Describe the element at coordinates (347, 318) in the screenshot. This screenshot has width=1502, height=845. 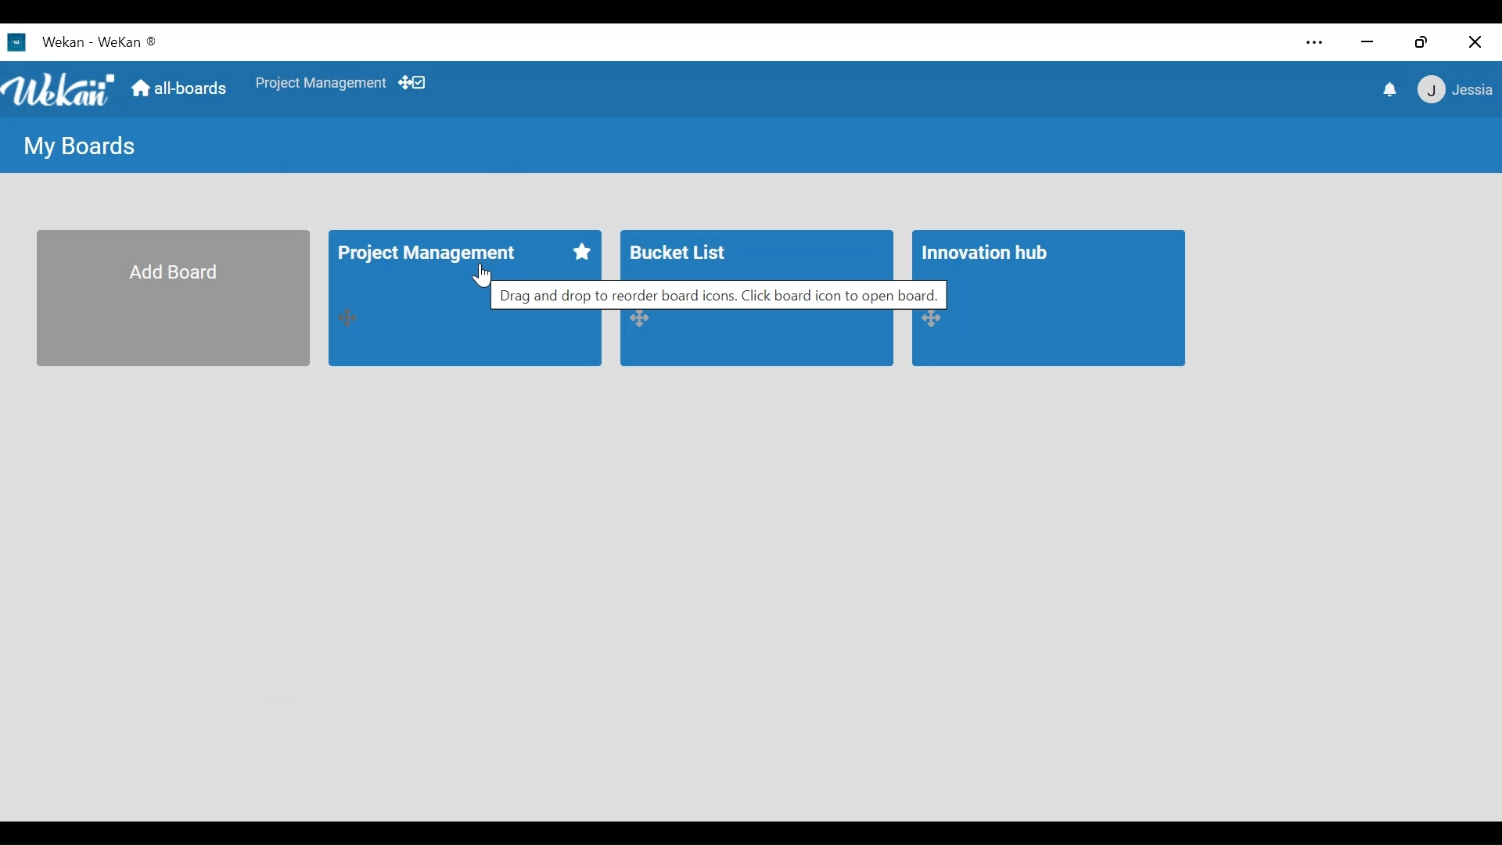
I see `Desktop drag handle` at that location.